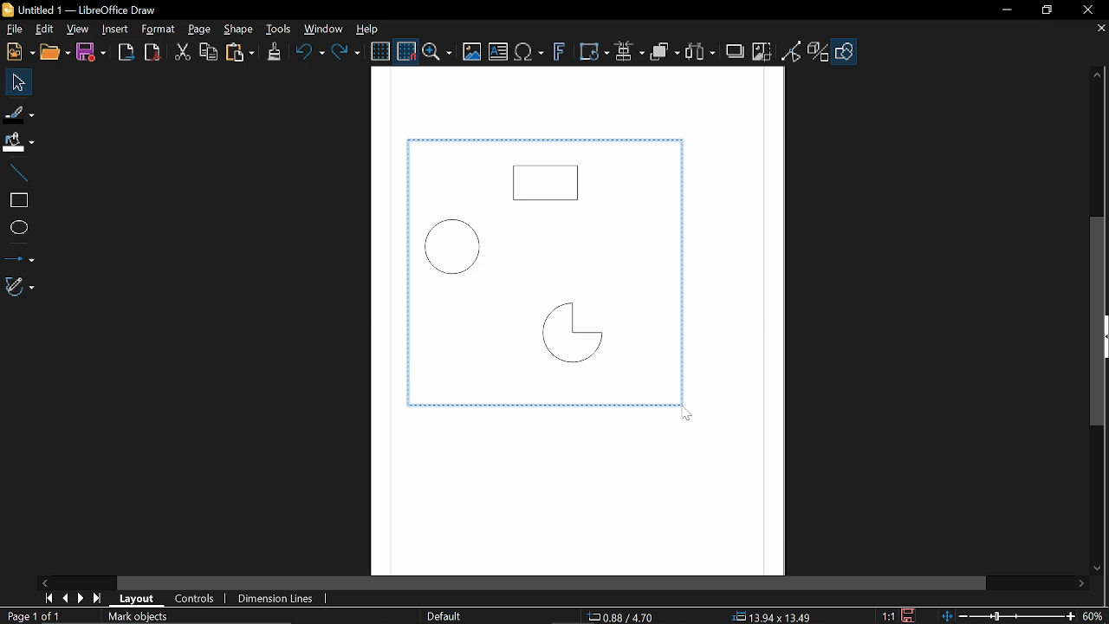 This screenshot has width=1109, height=624. Describe the element at coordinates (471, 52) in the screenshot. I see `Insert image` at that location.